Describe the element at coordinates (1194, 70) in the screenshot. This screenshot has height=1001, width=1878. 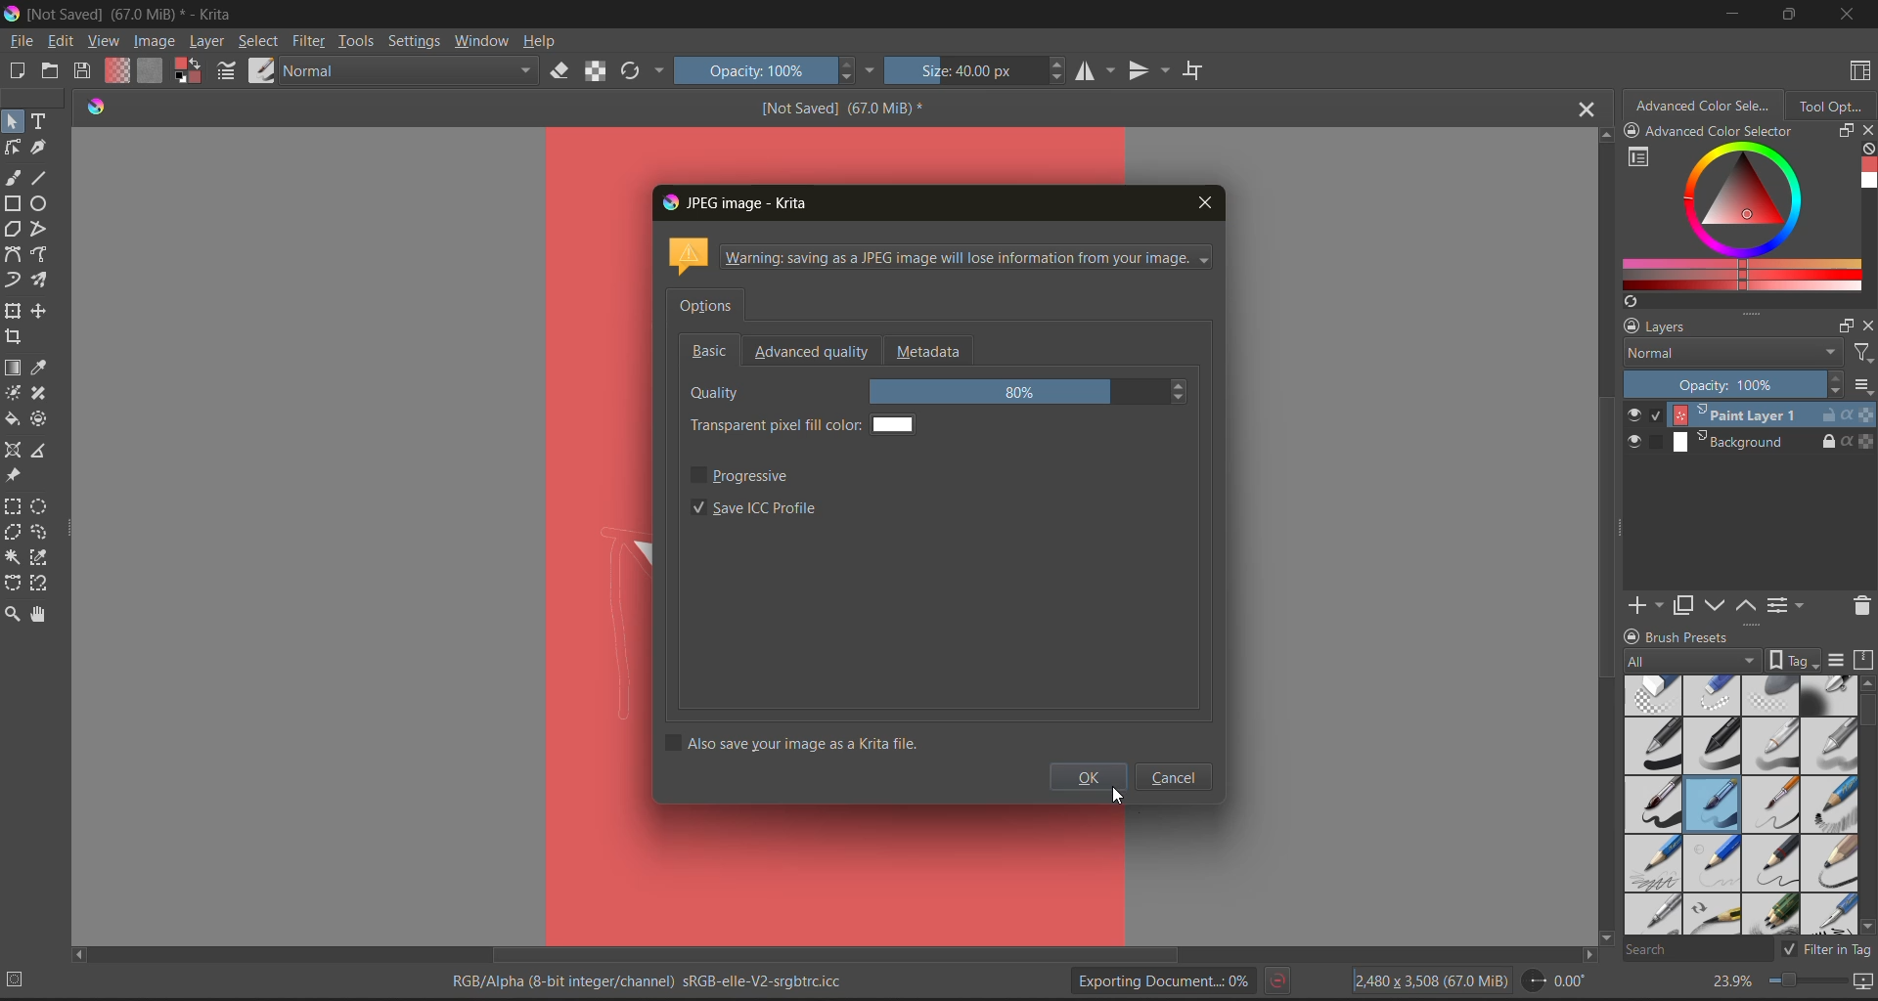
I see `wrap around mode` at that location.